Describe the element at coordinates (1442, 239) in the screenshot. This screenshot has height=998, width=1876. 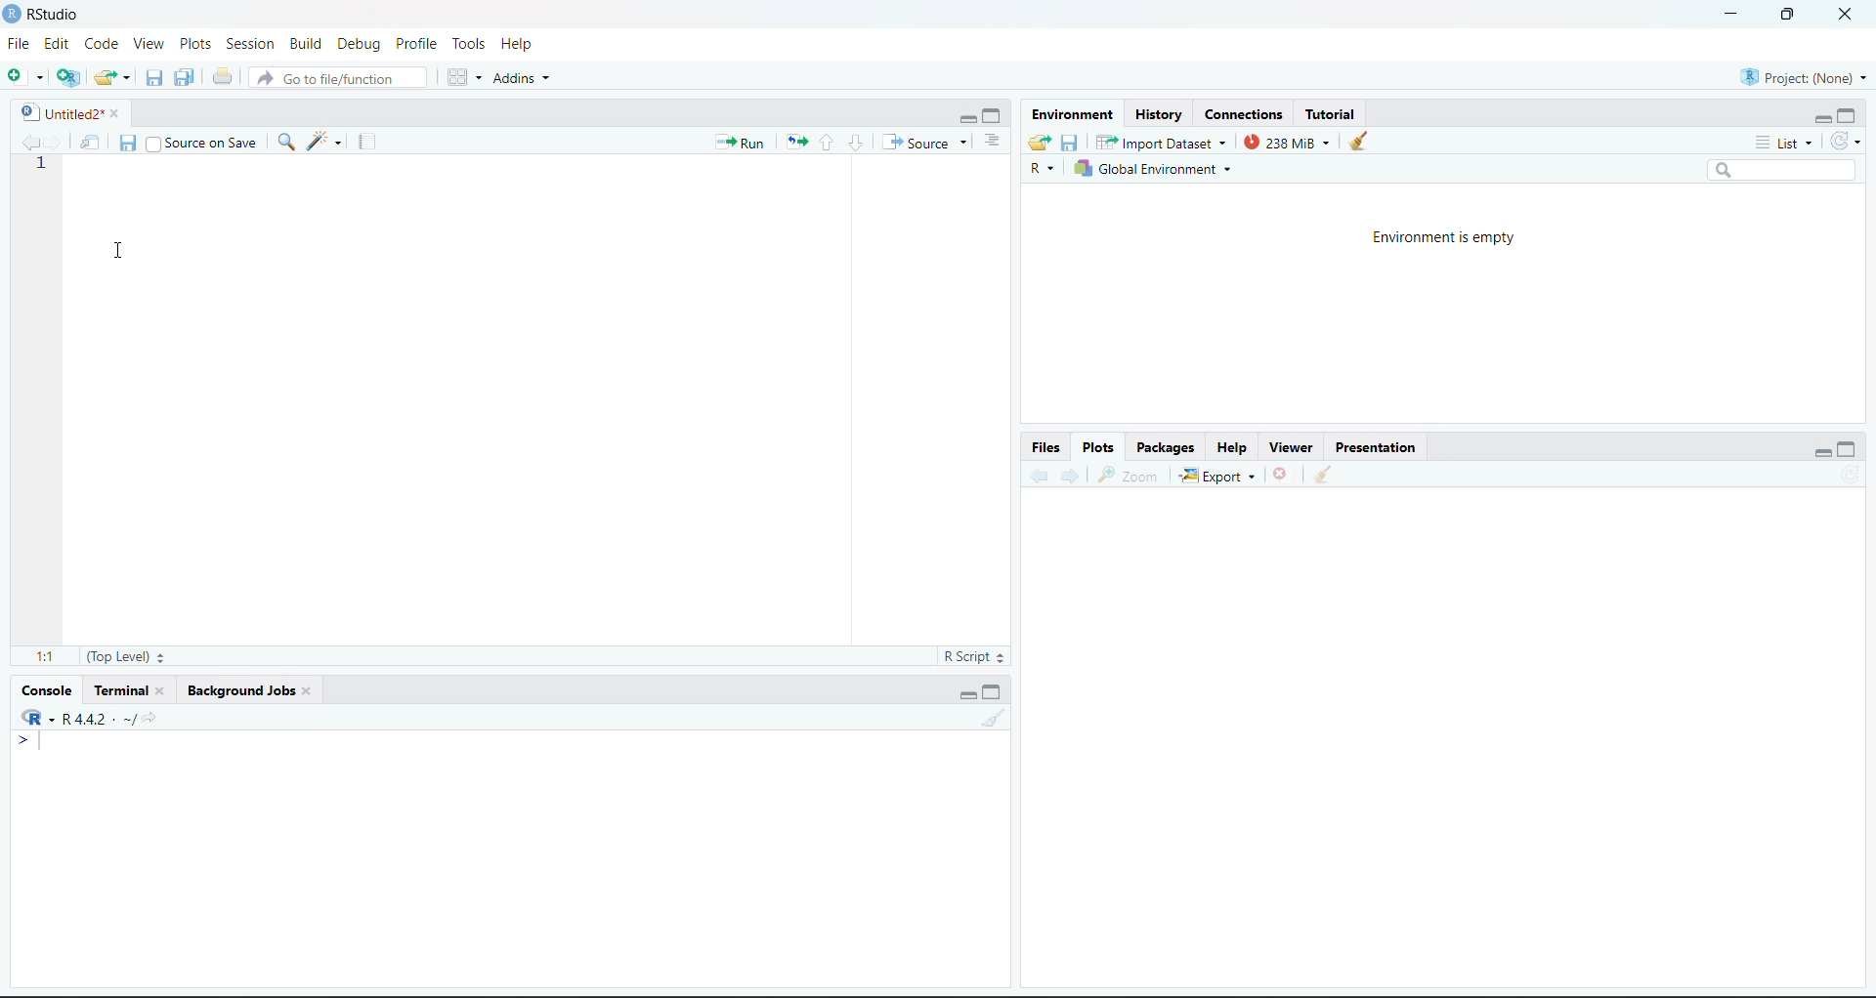
I see `Environment is empty` at that location.